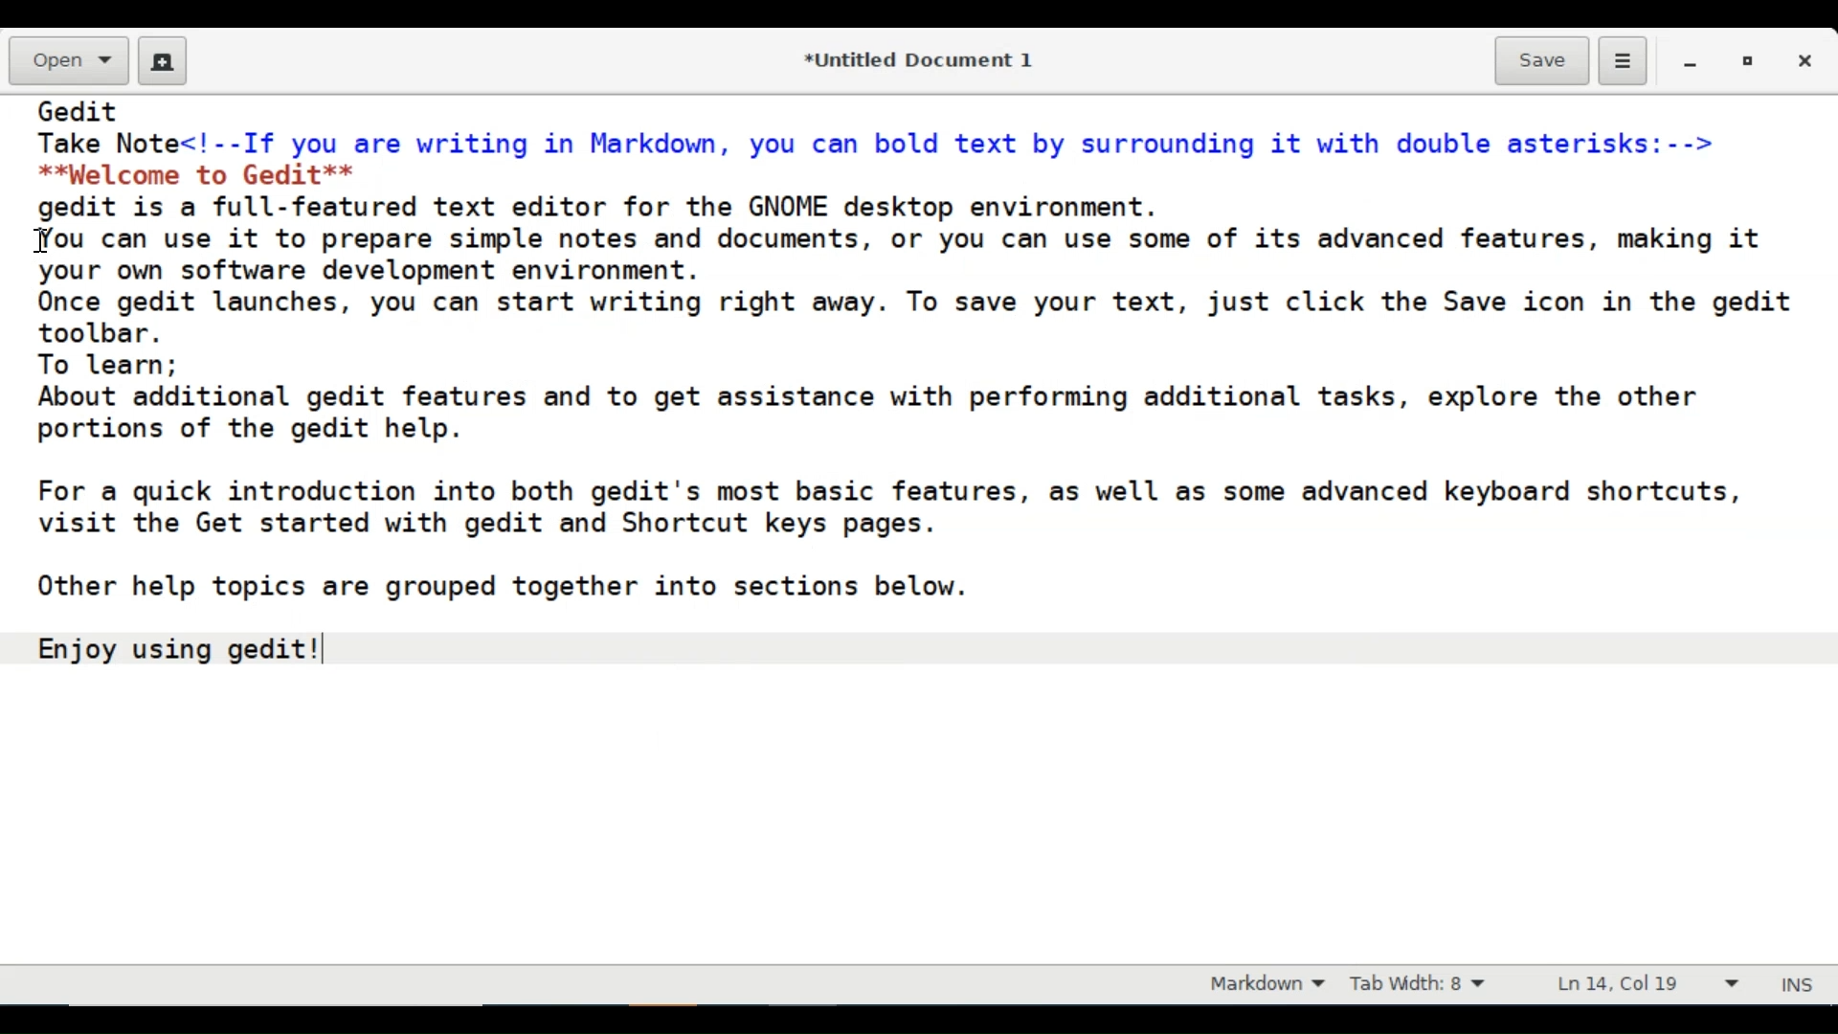  I want to click on Open, so click(66, 62).